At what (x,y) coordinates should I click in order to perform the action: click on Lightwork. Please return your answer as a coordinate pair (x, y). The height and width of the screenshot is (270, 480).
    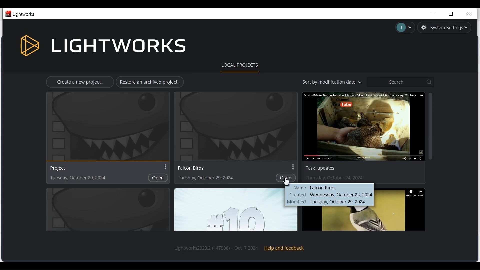
    Looking at the image, I should click on (216, 248).